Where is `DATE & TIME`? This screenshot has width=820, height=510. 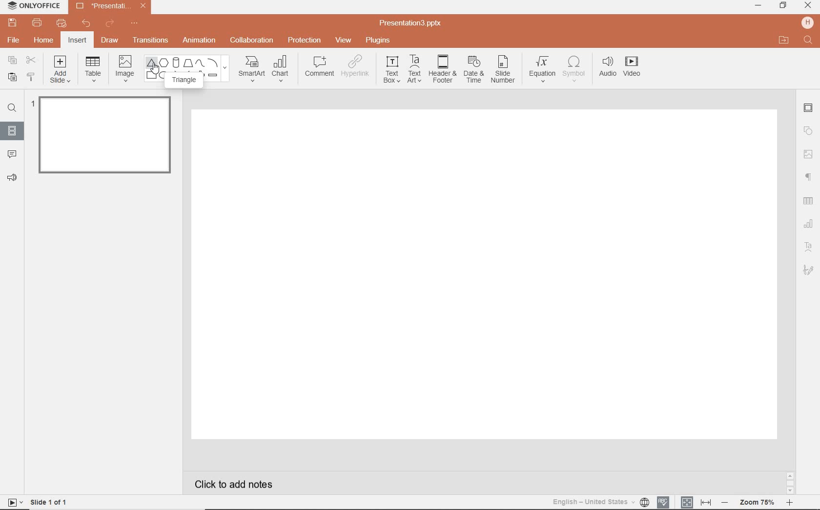
DATE & TIME is located at coordinates (473, 70).